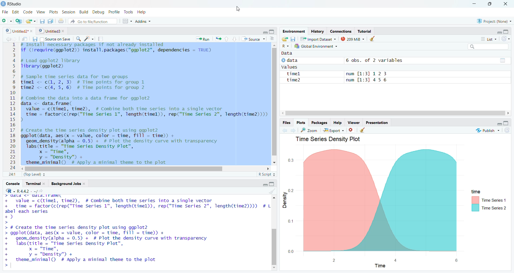 The height and width of the screenshot is (273, 514). Describe the element at coordinates (12, 107) in the screenshot. I see `Rows` at that location.